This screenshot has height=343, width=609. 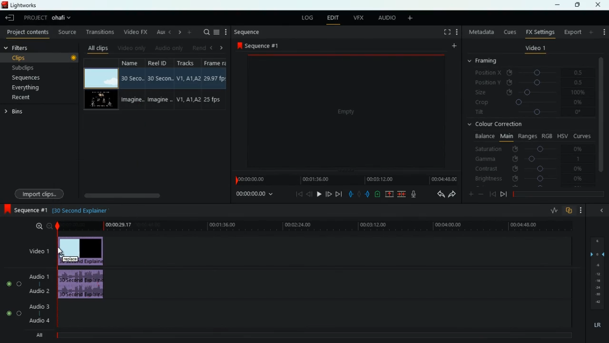 I want to click on reel id, so click(x=160, y=62).